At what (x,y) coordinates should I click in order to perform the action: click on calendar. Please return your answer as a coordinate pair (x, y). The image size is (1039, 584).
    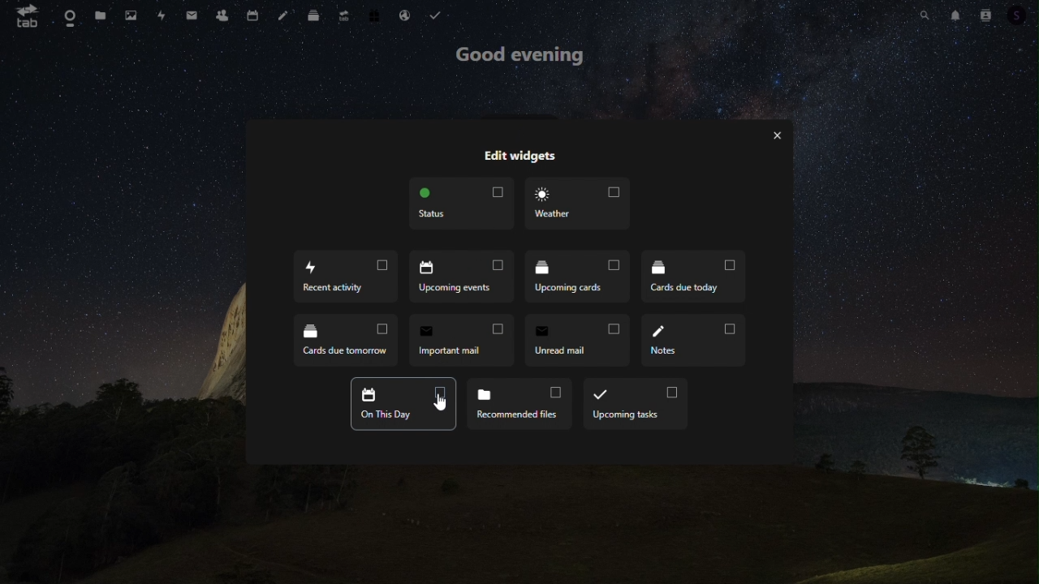
    Looking at the image, I should click on (254, 14).